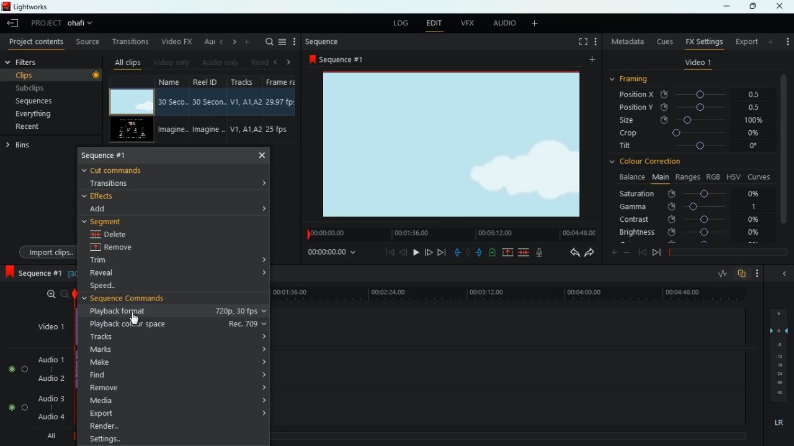  I want to click on front, so click(656, 253).